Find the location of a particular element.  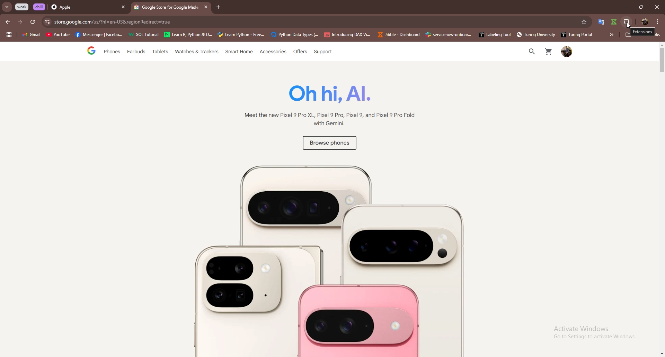

Google page is located at coordinates (86, 52).